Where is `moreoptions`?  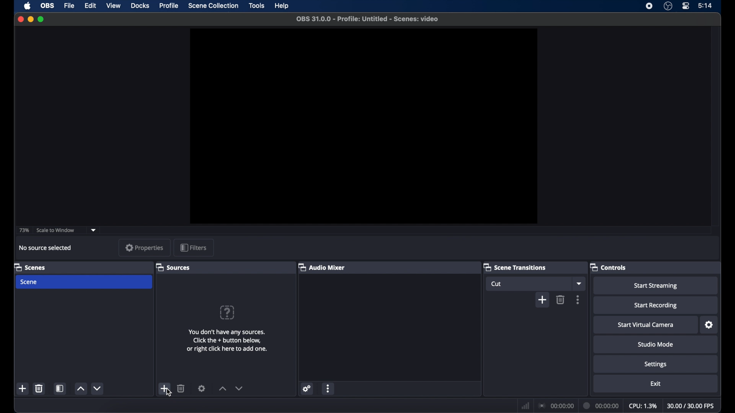 moreoptions is located at coordinates (578, 299).